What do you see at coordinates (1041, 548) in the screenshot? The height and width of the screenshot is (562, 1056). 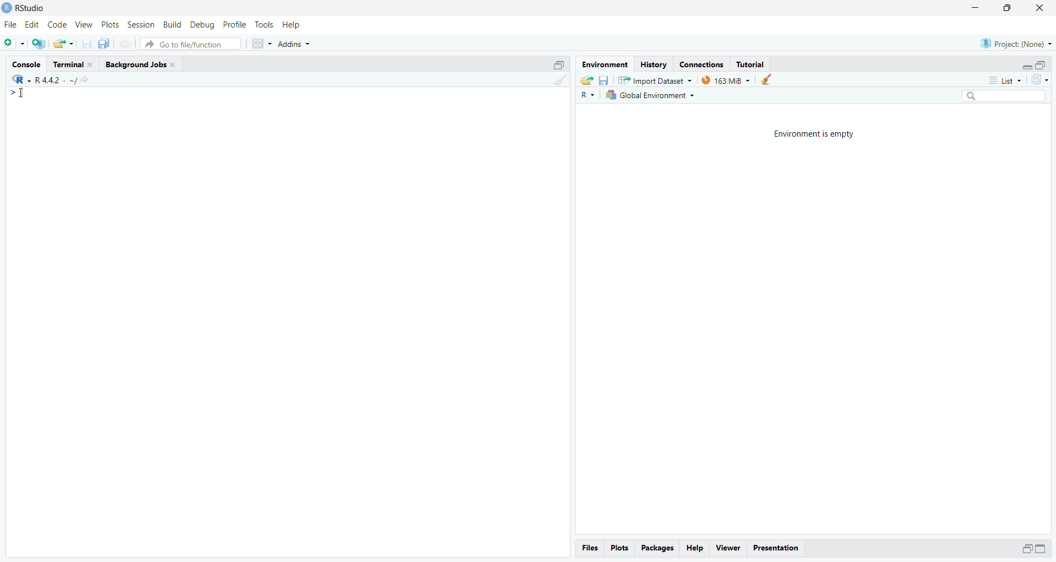 I see `expand/collapse` at bounding box center [1041, 548].